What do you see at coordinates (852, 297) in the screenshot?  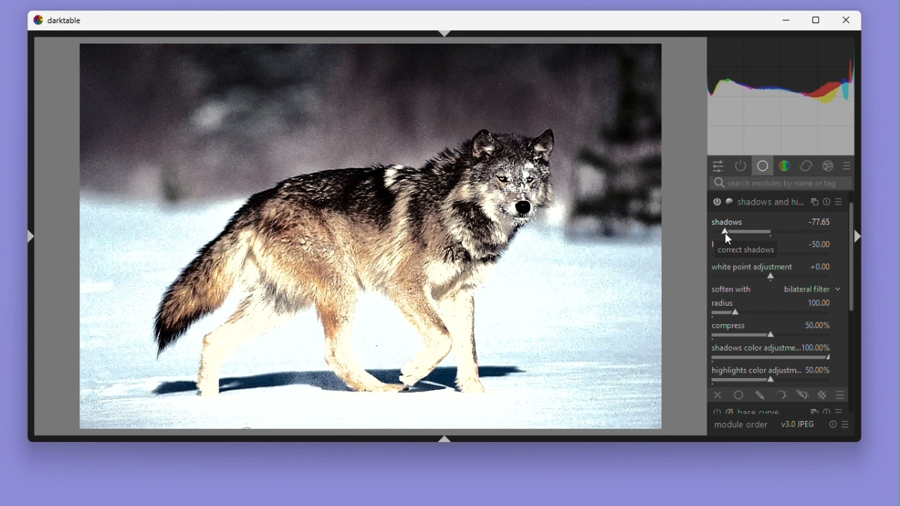 I see `Vertical scrollbar` at bounding box center [852, 297].